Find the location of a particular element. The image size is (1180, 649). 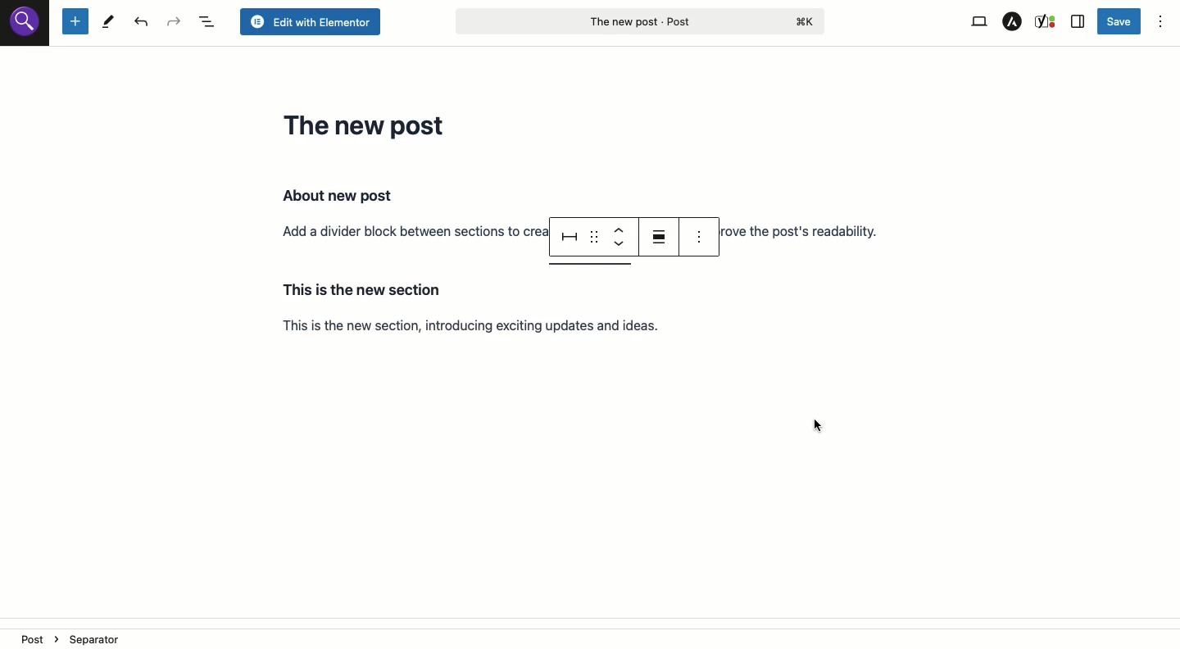

Move up down is located at coordinates (619, 238).